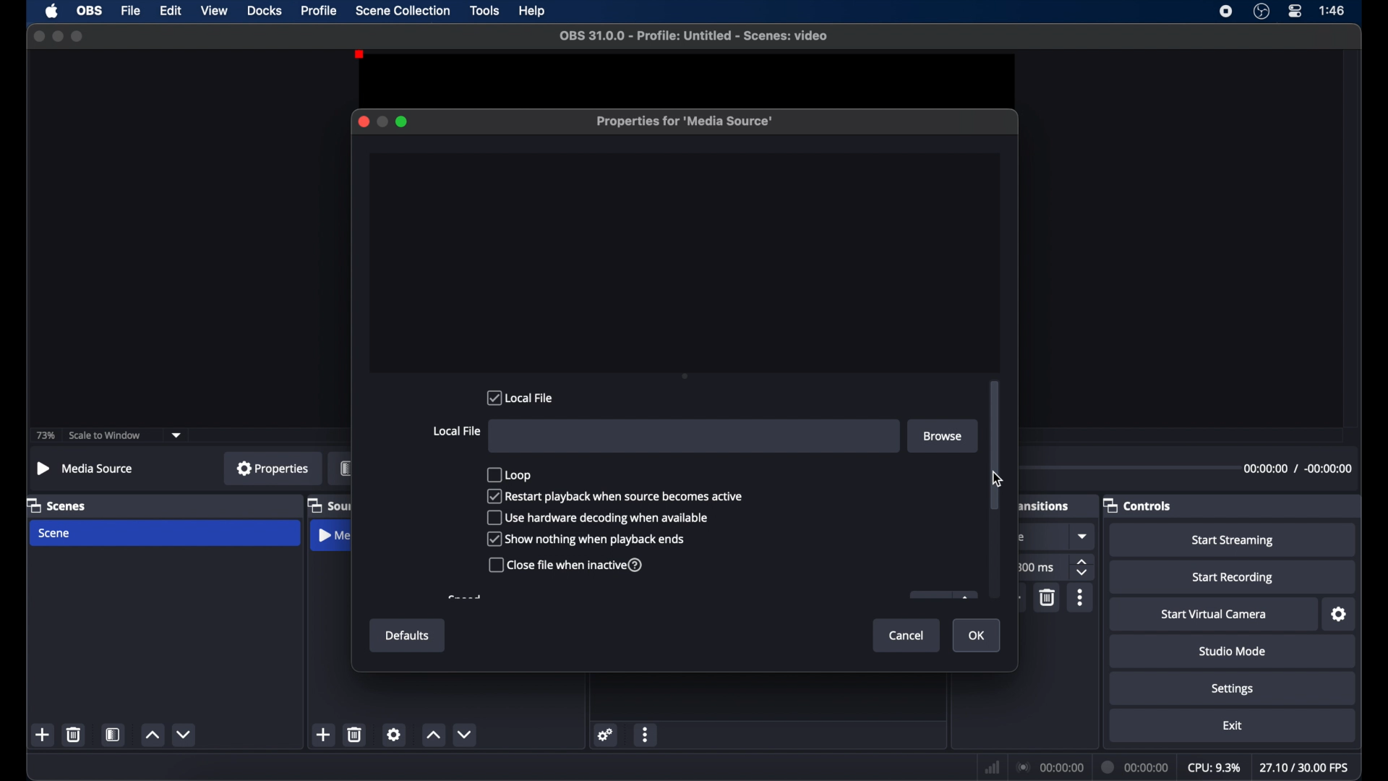  I want to click on start virtual camera, so click(1217, 615).